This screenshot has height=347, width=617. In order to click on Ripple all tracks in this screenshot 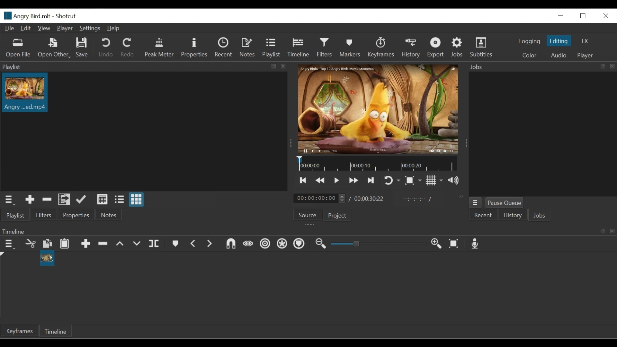, I will do `click(282, 245)`.